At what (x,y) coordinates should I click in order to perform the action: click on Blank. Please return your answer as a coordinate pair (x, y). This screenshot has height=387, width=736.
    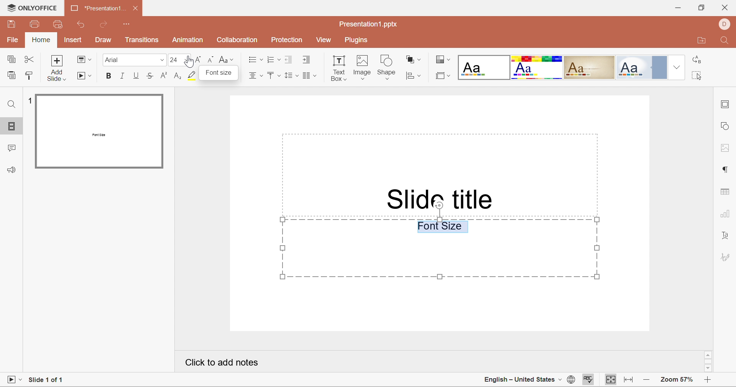
    Looking at the image, I should click on (483, 67).